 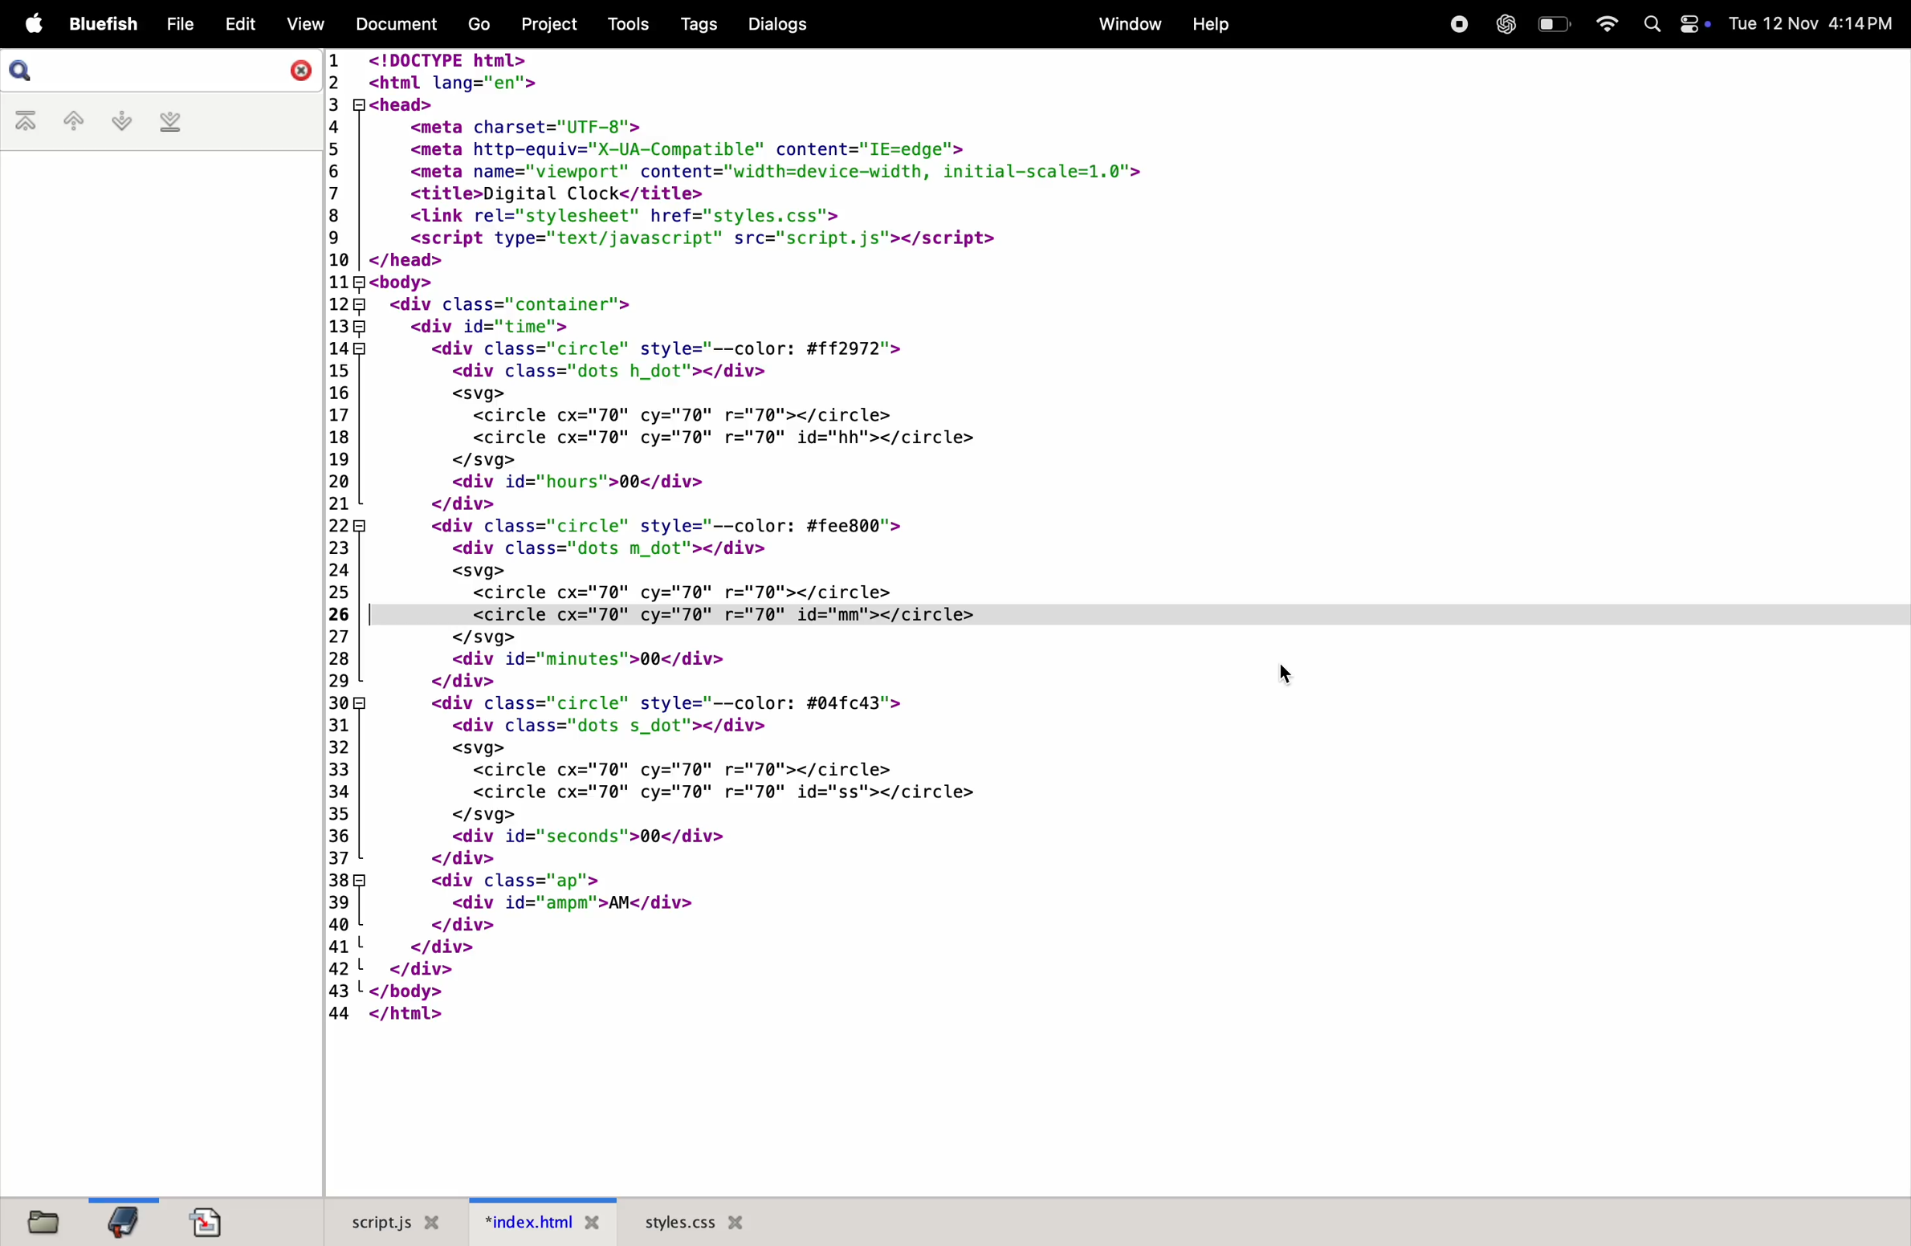 What do you see at coordinates (1124, 24) in the screenshot?
I see `window` at bounding box center [1124, 24].